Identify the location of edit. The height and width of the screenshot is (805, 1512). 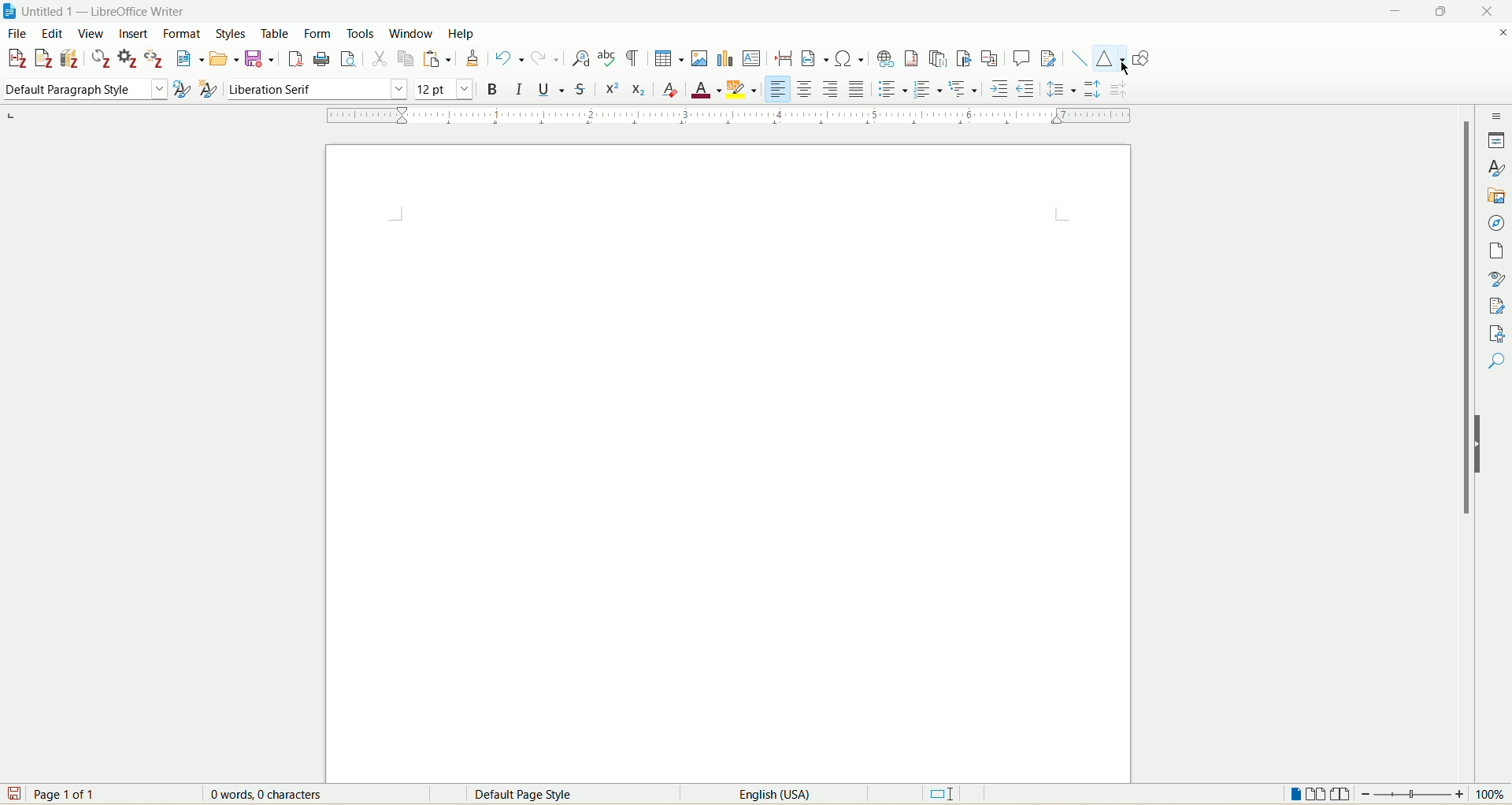
(50, 34).